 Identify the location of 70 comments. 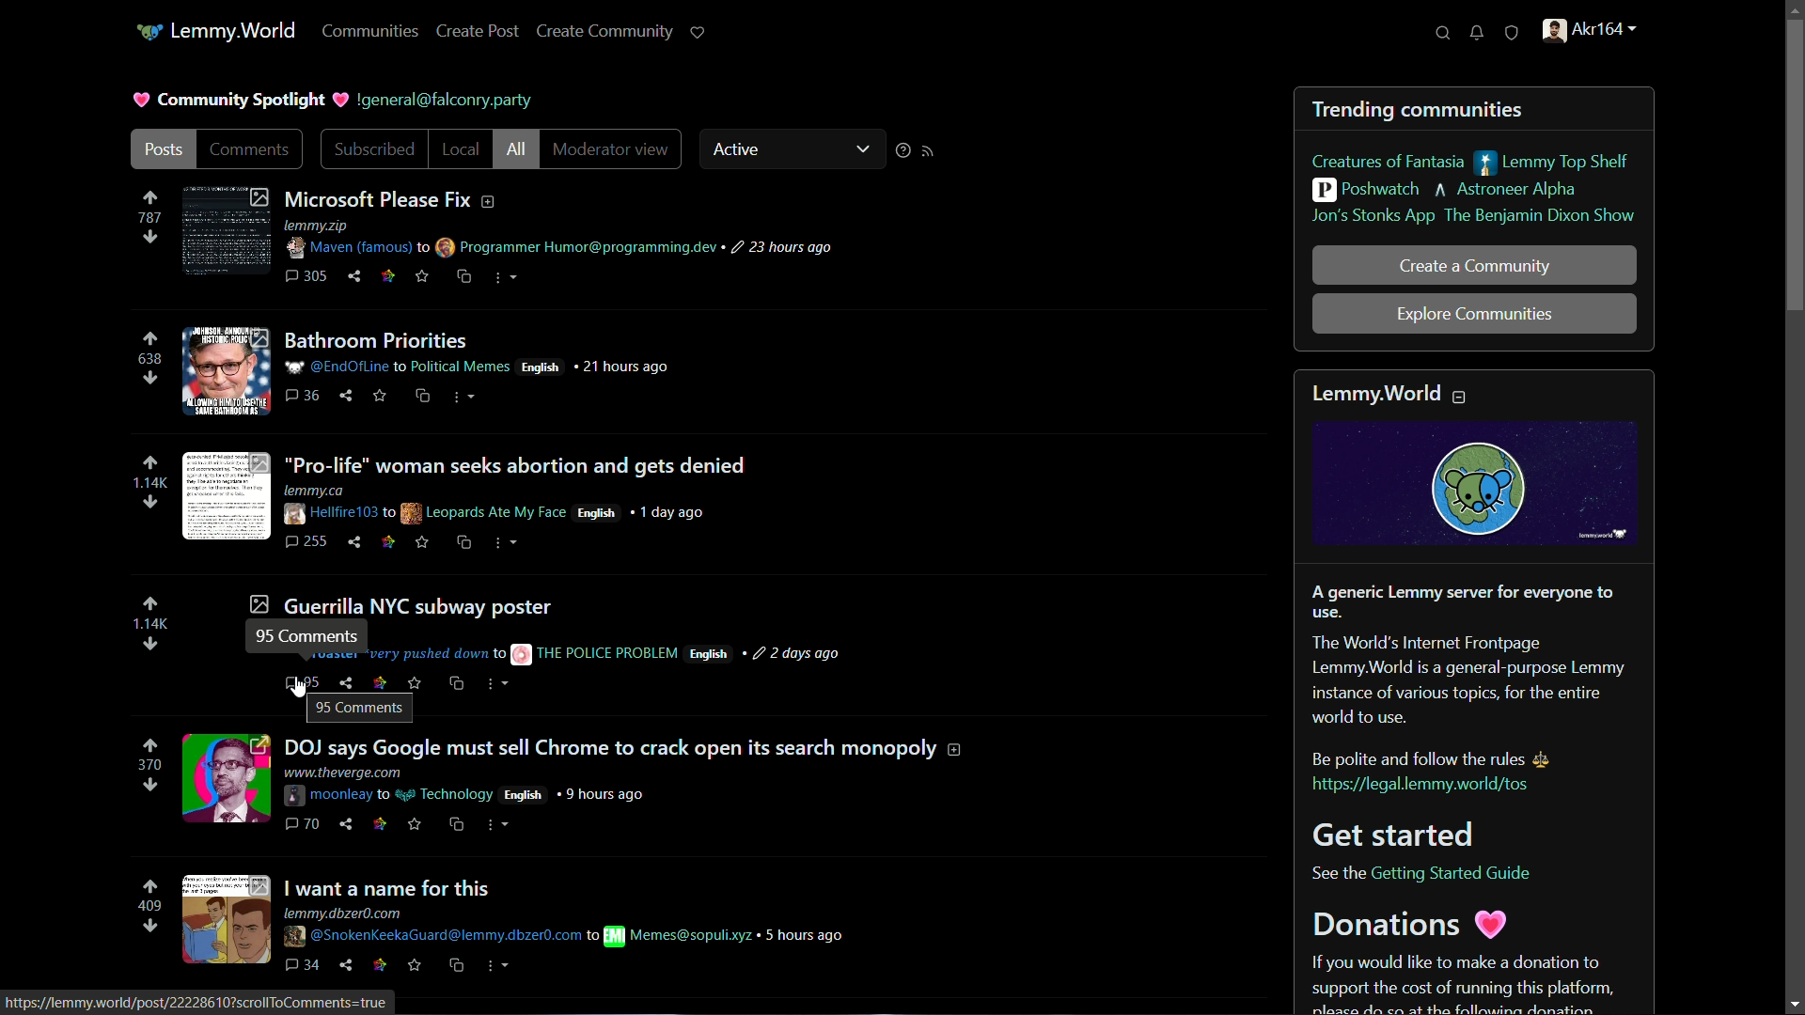
(302, 823).